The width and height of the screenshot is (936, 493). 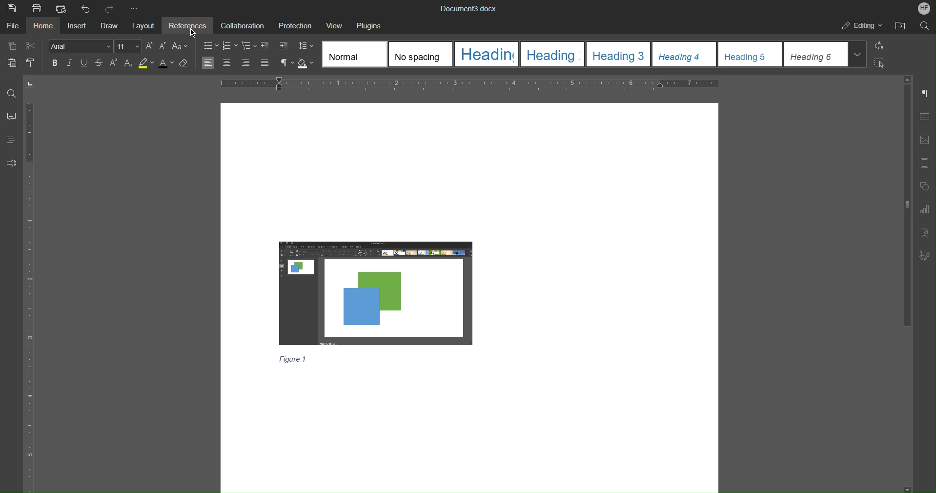 What do you see at coordinates (10, 139) in the screenshot?
I see `Headings` at bounding box center [10, 139].